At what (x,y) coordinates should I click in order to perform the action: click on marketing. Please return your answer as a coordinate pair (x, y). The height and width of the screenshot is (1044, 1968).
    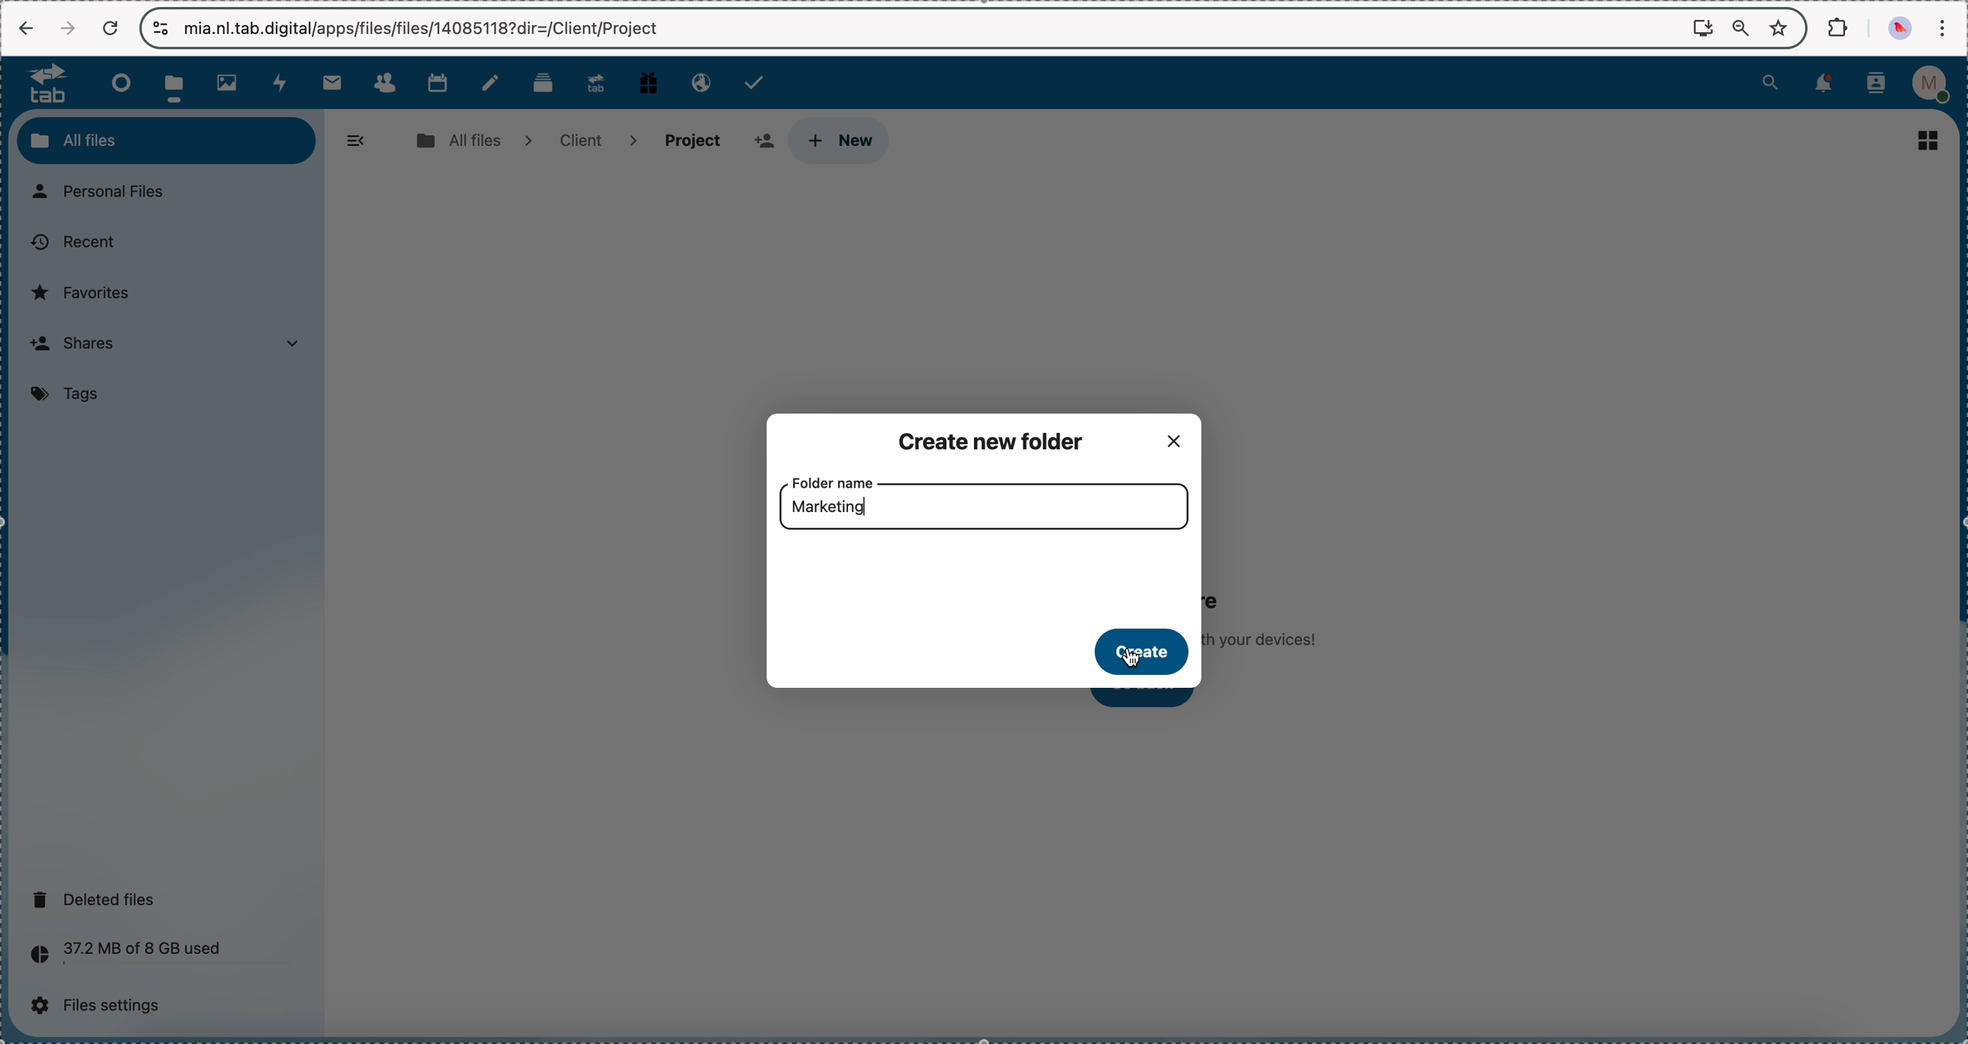
    Looking at the image, I should click on (833, 513).